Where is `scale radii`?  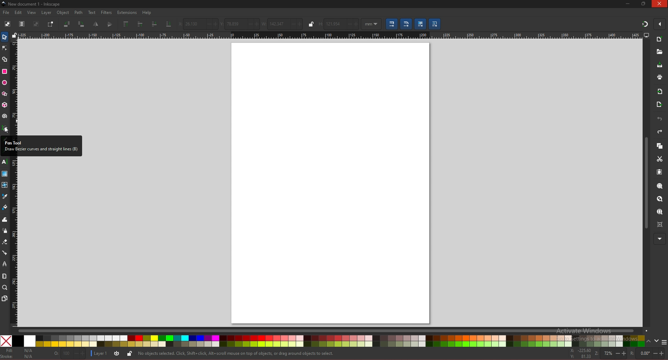 scale radii is located at coordinates (406, 24).